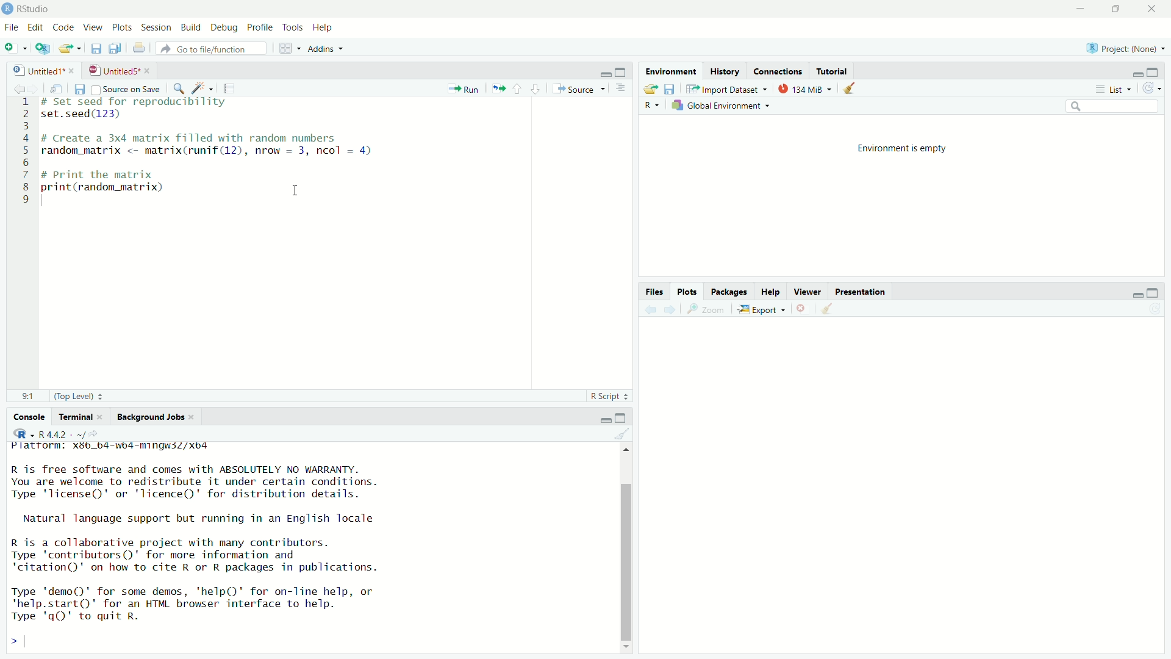  What do you see at coordinates (651, 88) in the screenshot?
I see `export` at bounding box center [651, 88].